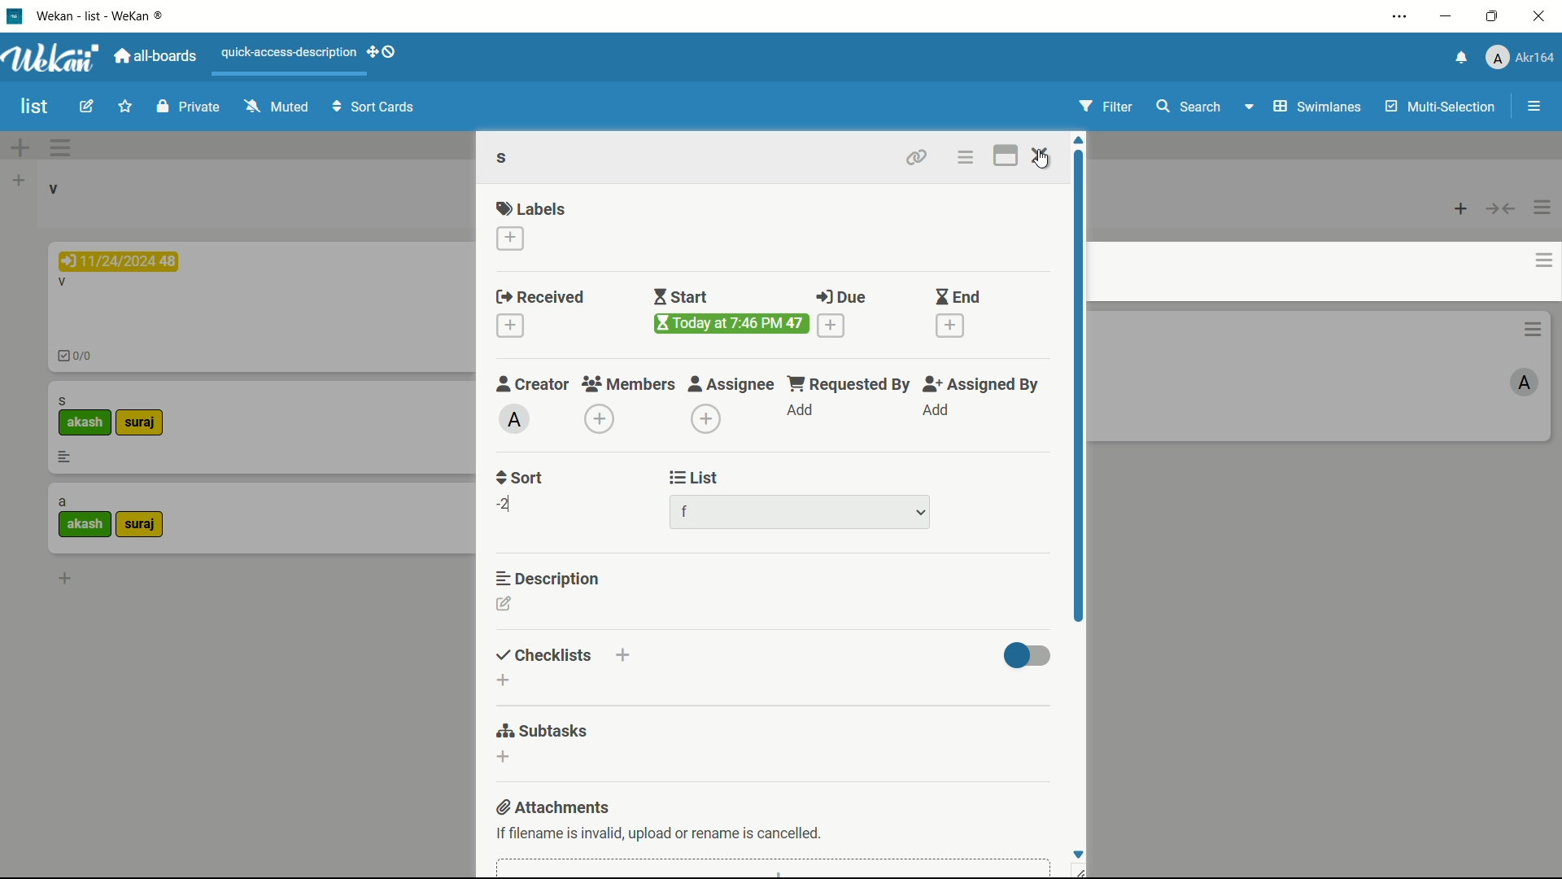 This screenshot has height=879, width=1562. I want to click on list name, so click(52, 189).